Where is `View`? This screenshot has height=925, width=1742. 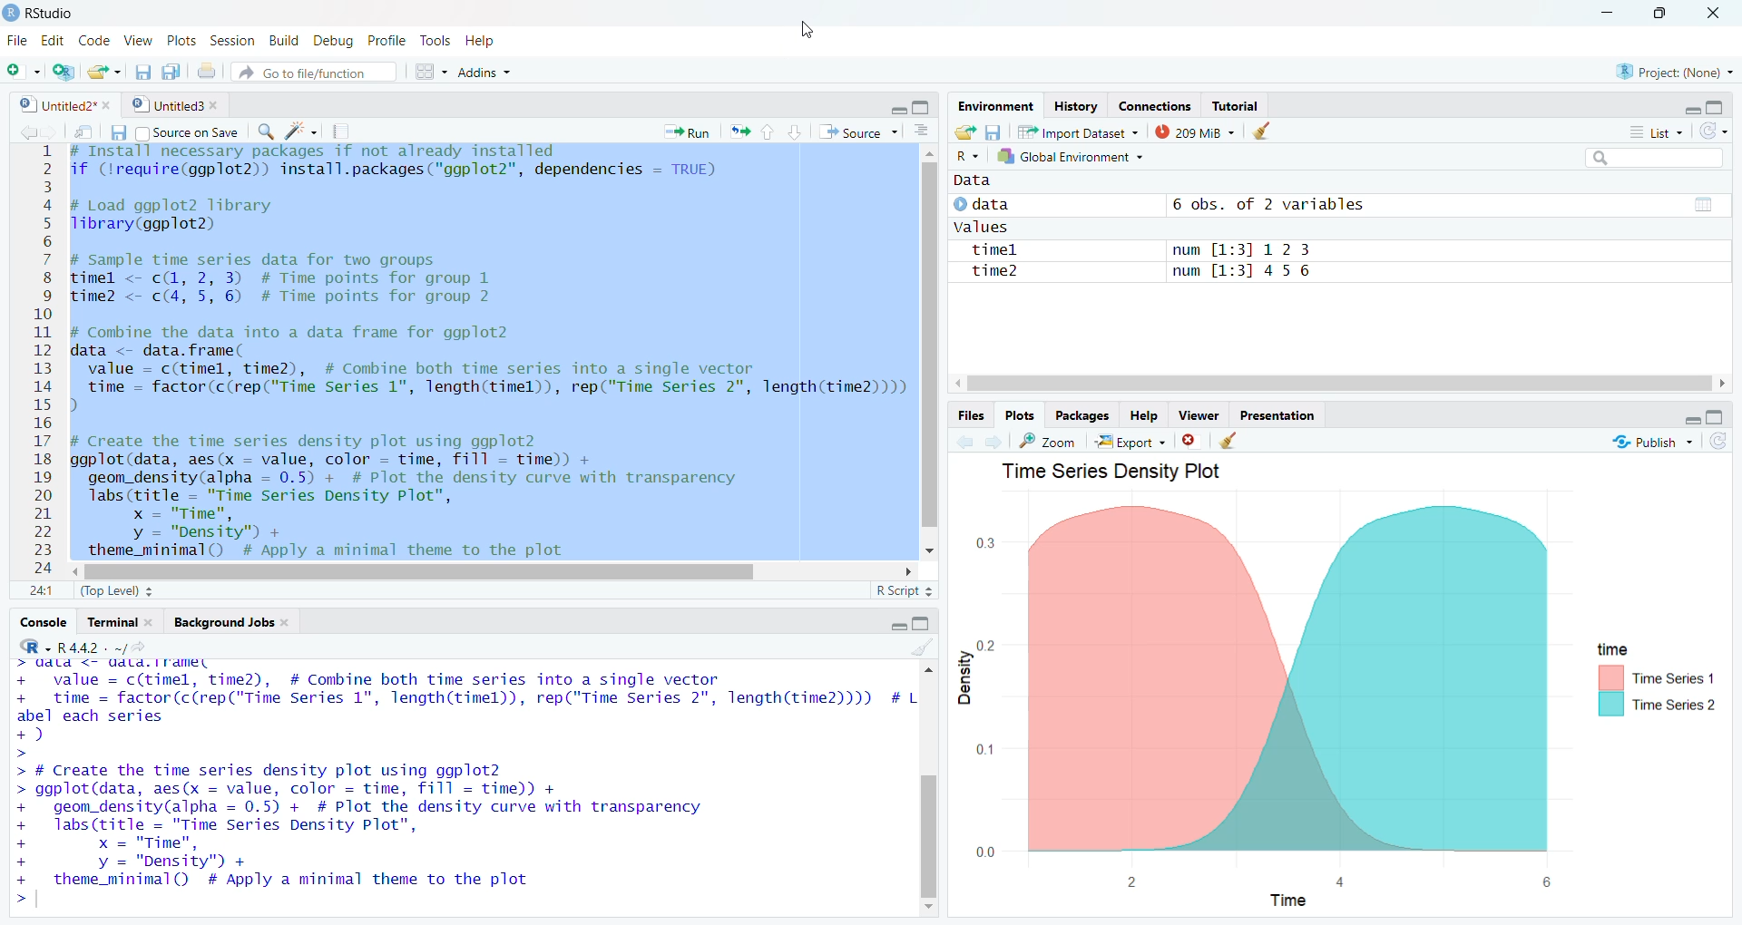
View is located at coordinates (140, 40).